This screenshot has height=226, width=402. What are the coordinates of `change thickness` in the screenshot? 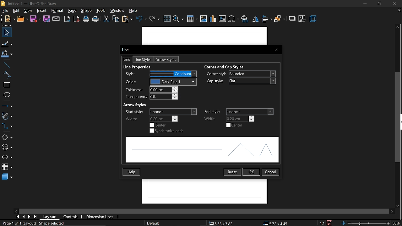 It's located at (164, 89).